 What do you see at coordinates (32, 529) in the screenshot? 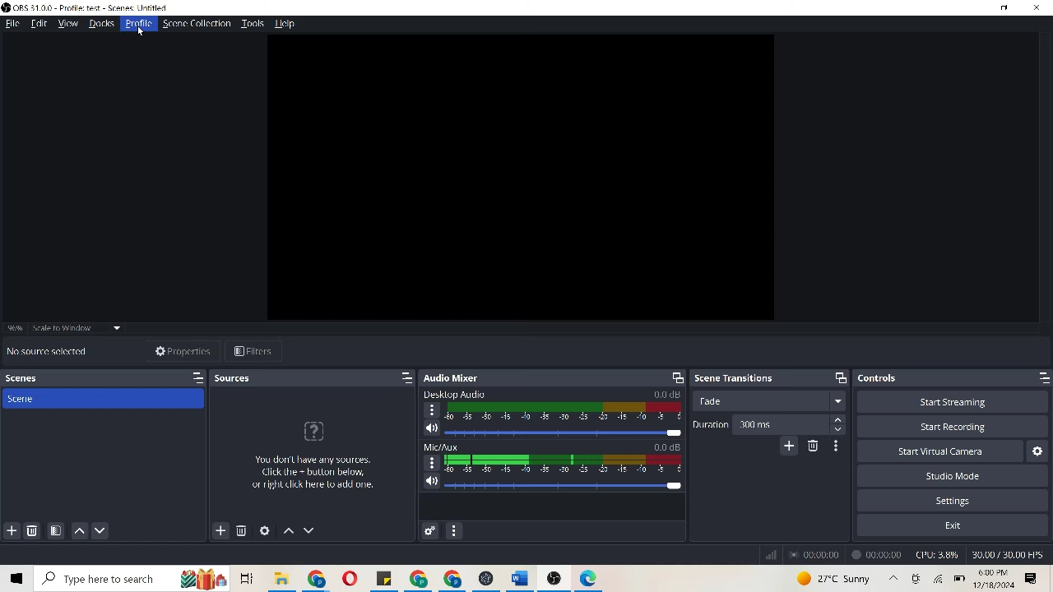
I see `remove` at bounding box center [32, 529].